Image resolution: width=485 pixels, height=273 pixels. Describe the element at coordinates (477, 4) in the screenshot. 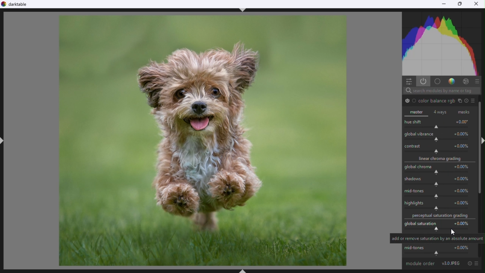

I see `Close close` at that location.